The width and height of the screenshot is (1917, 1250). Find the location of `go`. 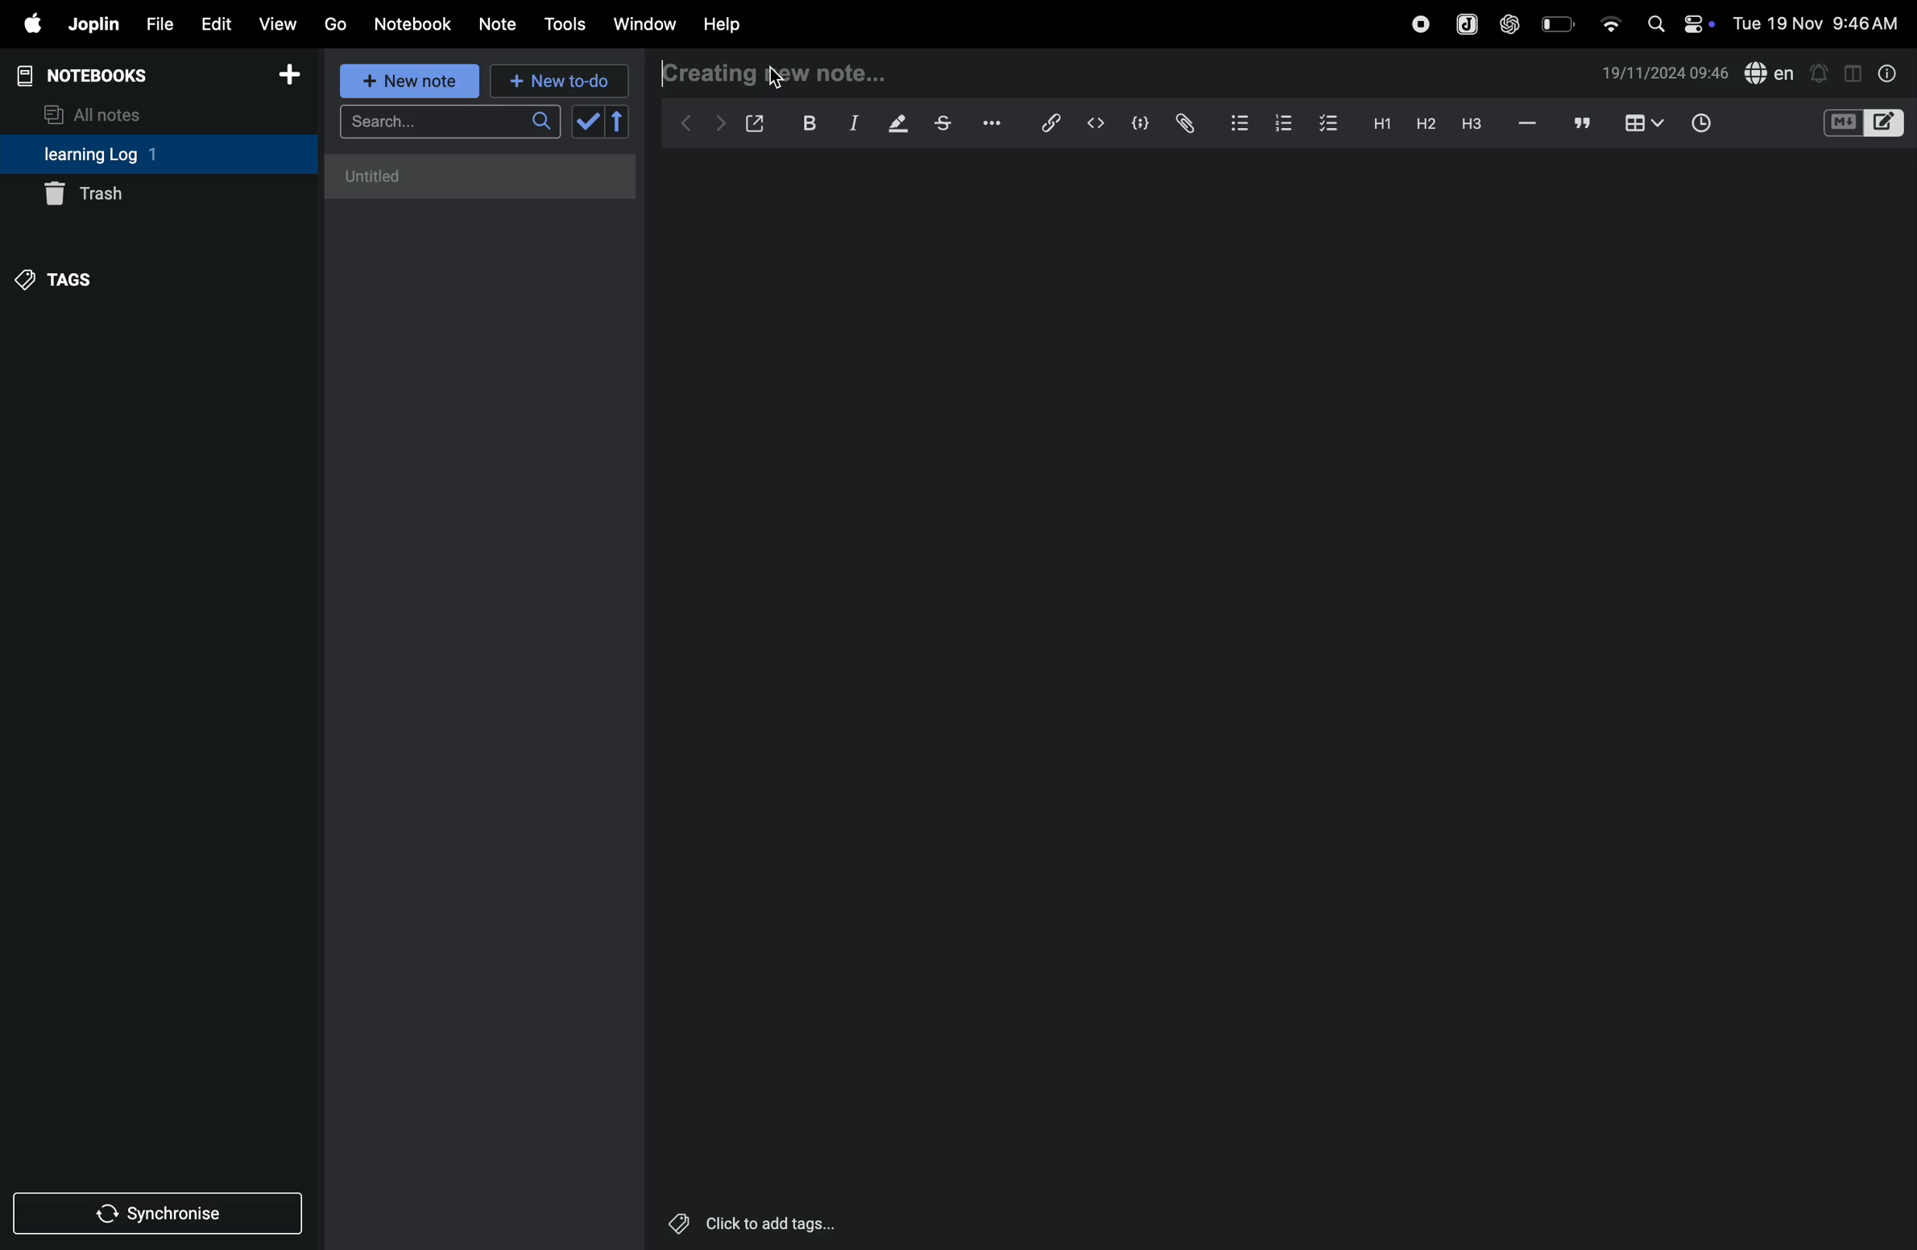

go is located at coordinates (333, 23).